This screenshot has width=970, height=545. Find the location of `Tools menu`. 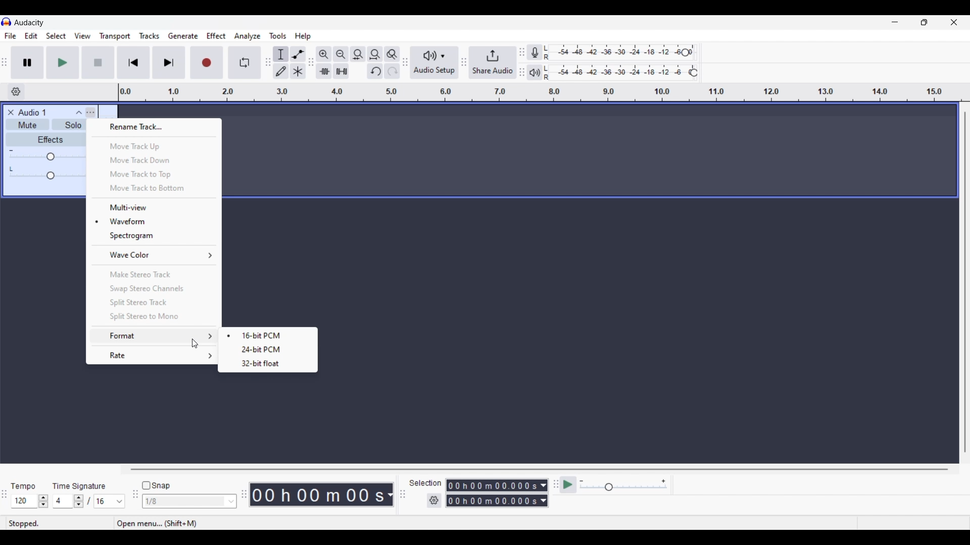

Tools menu is located at coordinates (278, 36).